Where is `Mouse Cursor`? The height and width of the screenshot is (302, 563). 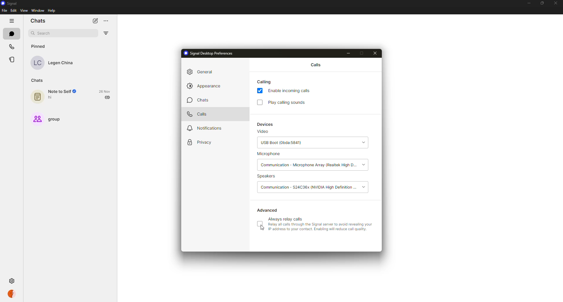 Mouse Cursor is located at coordinates (261, 229).